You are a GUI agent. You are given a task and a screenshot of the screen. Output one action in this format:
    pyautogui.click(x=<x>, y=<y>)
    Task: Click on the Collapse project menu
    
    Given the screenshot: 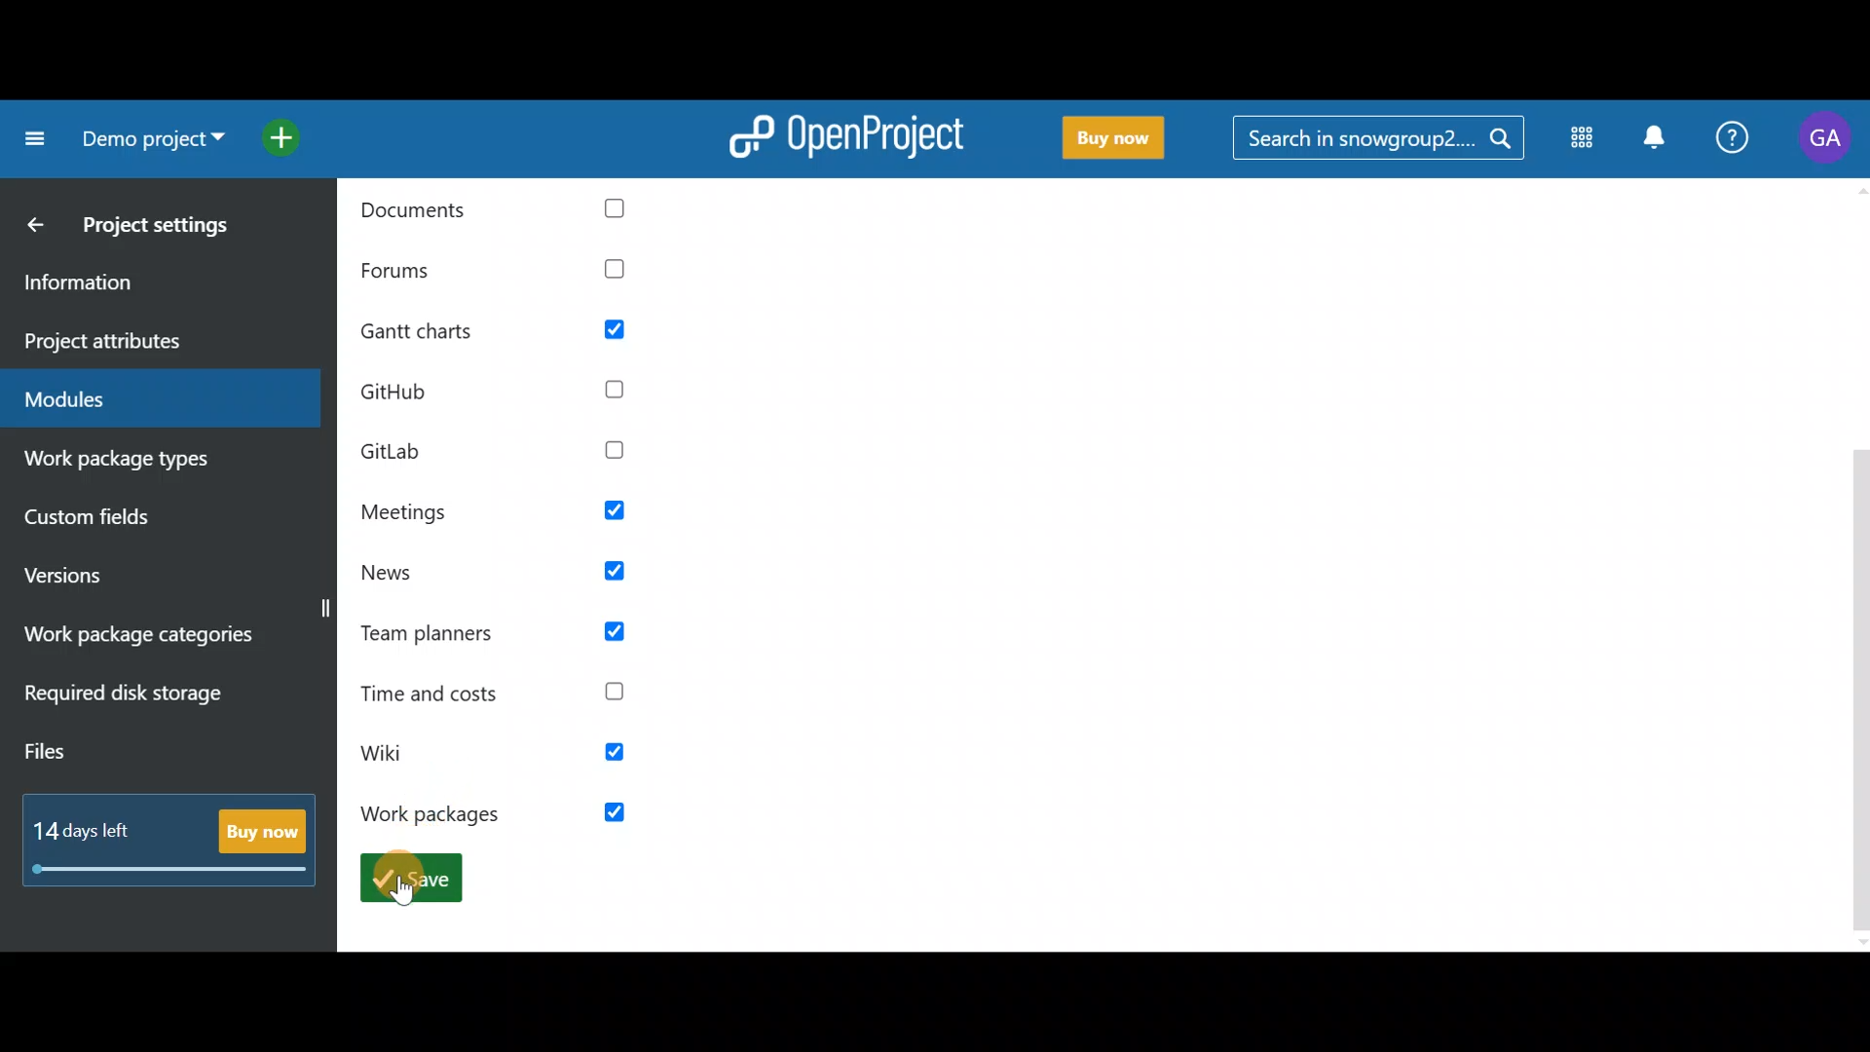 What is the action you would take?
    pyautogui.click(x=31, y=142)
    